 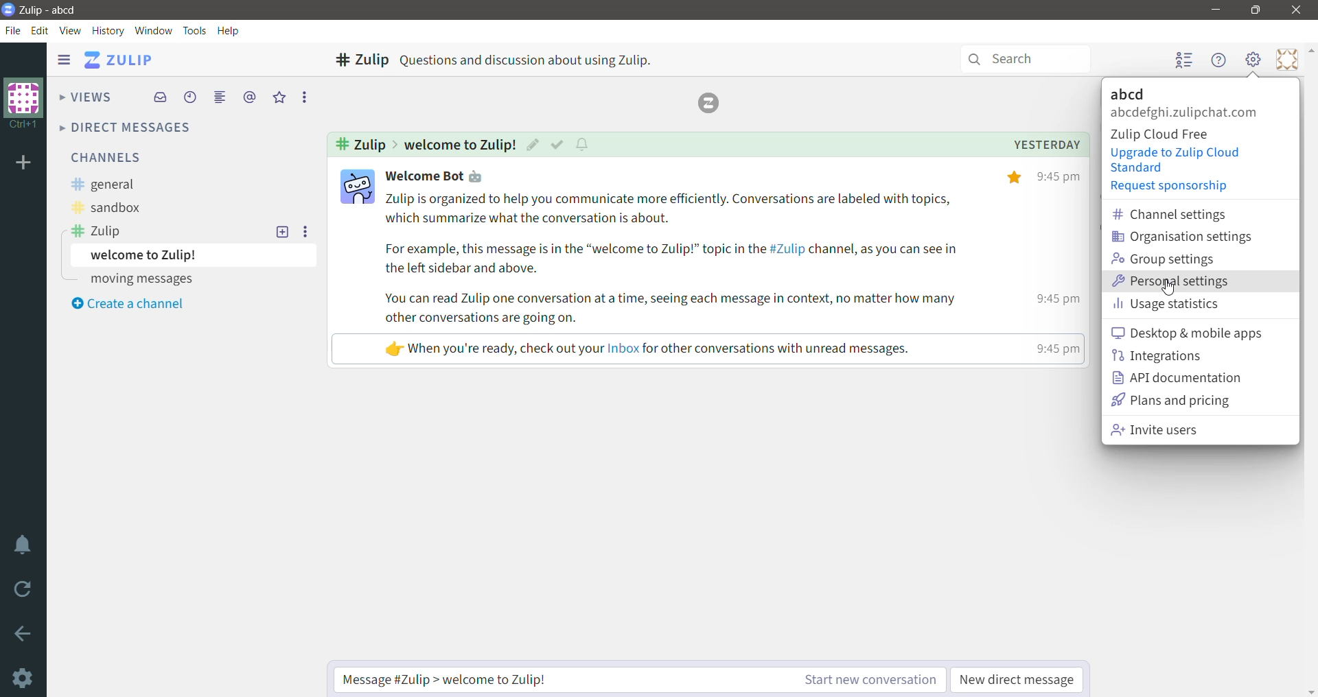 I want to click on Application Name - Organization Name, so click(x=53, y=10).